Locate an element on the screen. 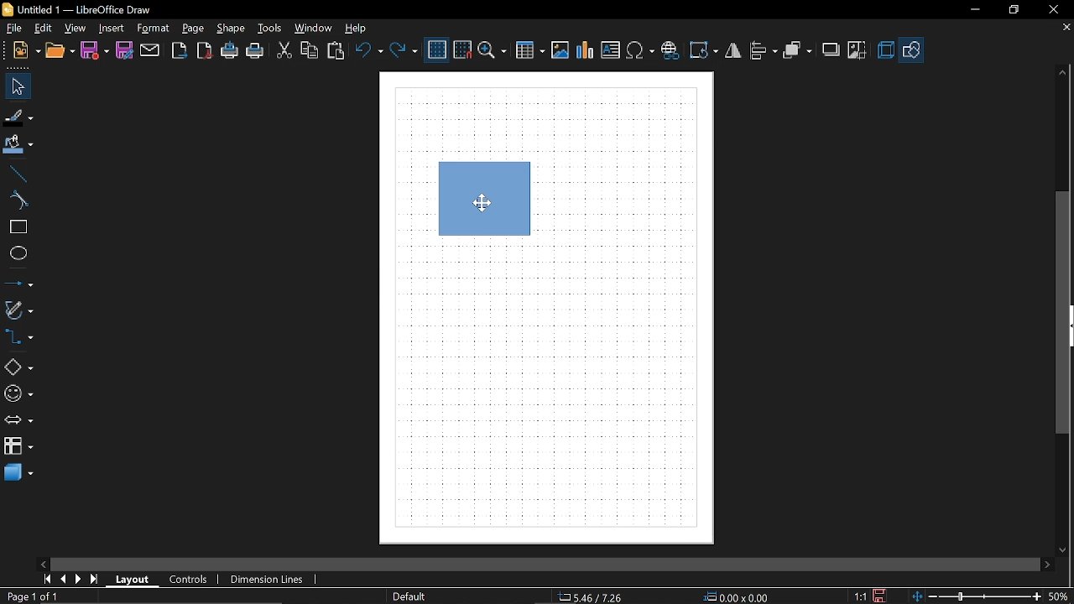 This screenshot has width=1074, height=604. MOve left is located at coordinates (43, 563).